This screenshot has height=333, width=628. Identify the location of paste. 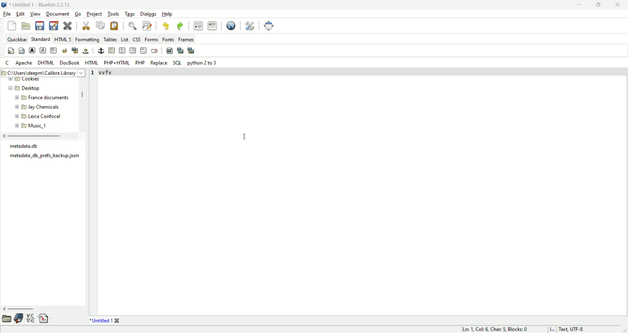
(115, 25).